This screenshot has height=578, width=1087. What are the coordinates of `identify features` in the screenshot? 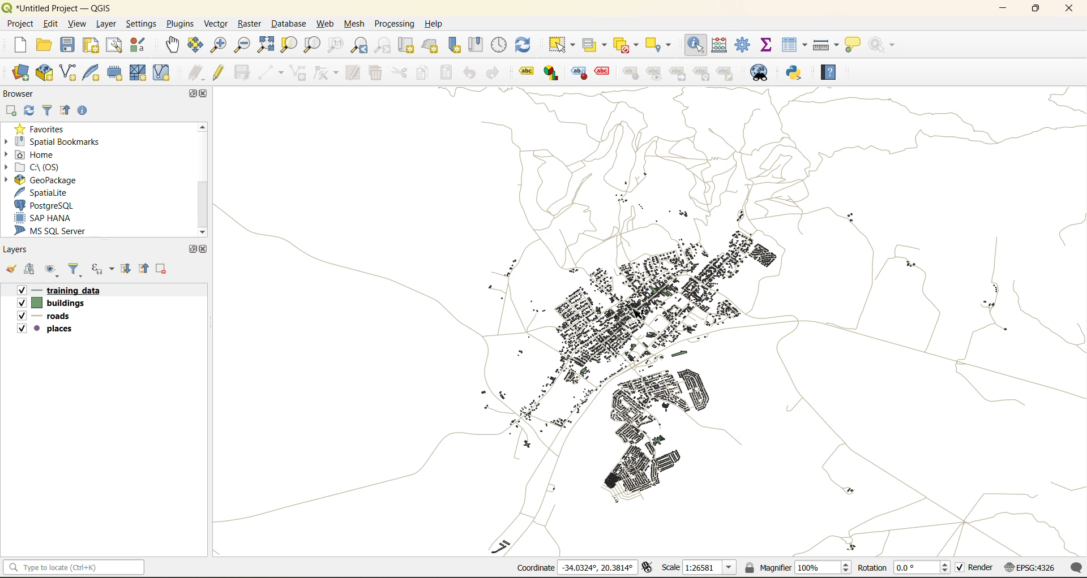 It's located at (696, 42).